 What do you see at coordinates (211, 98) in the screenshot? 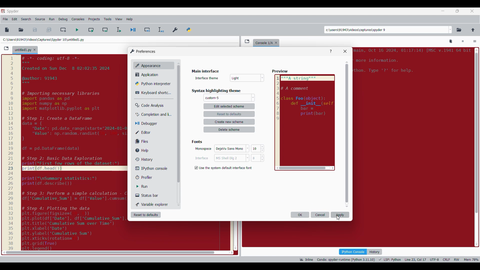
I see `` at bounding box center [211, 98].